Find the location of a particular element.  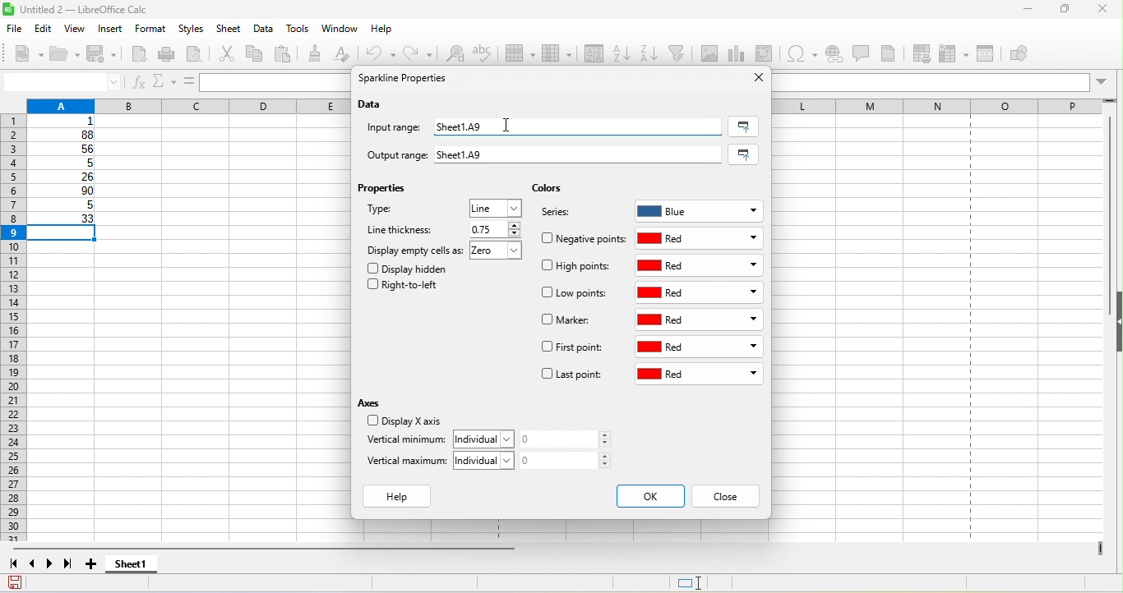

marker is located at coordinates (569, 321).